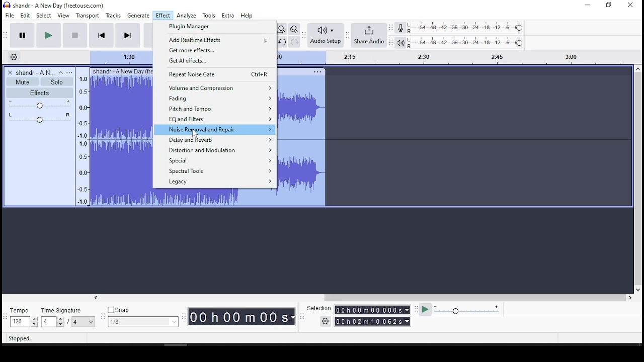  What do you see at coordinates (631, 6) in the screenshot?
I see `close window` at bounding box center [631, 6].